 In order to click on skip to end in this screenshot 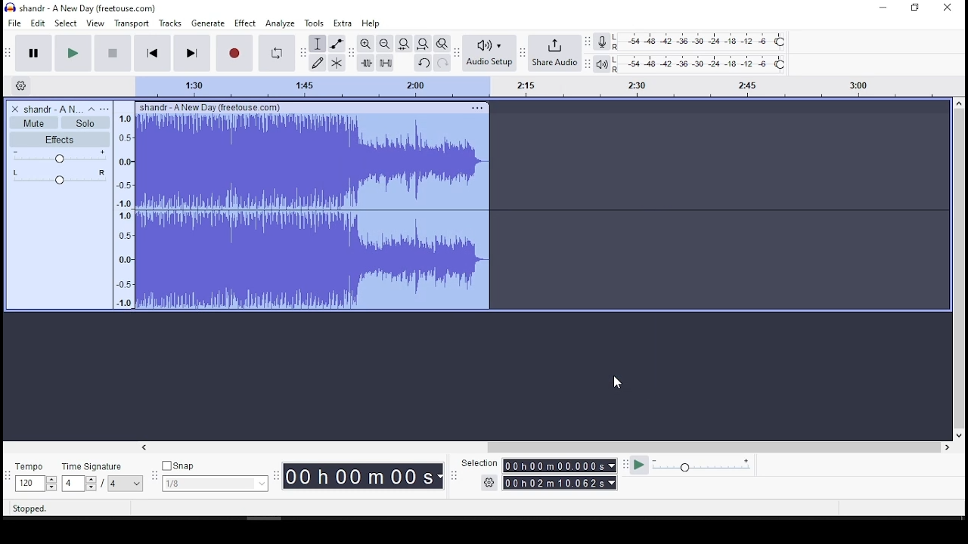, I will do `click(191, 53)`.